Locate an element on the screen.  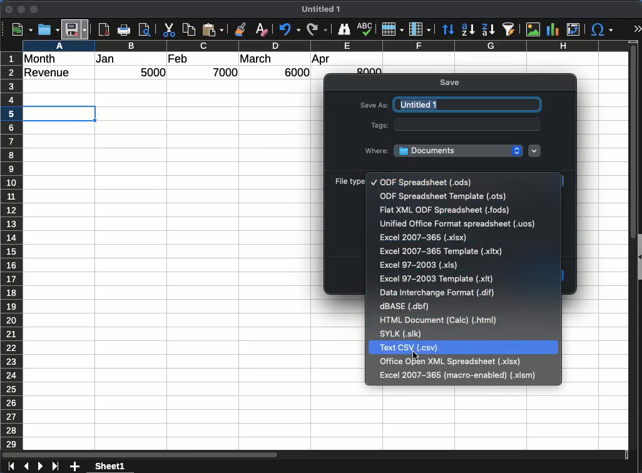
office open XML spreadsheet is located at coordinates (452, 361).